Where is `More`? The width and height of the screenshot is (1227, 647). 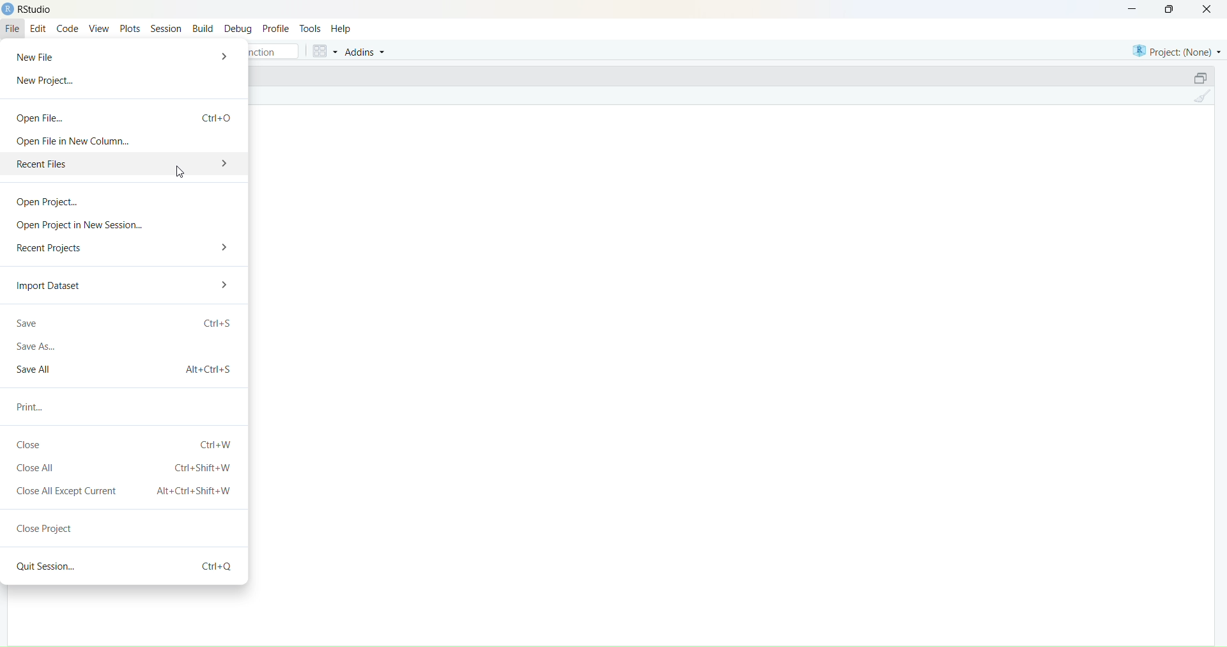
More is located at coordinates (230, 286).